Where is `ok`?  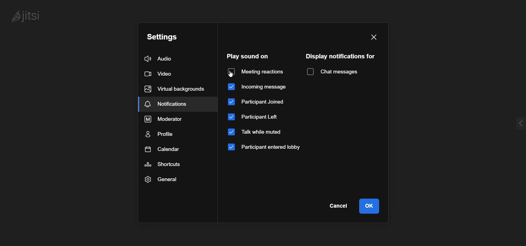
ok is located at coordinates (371, 205).